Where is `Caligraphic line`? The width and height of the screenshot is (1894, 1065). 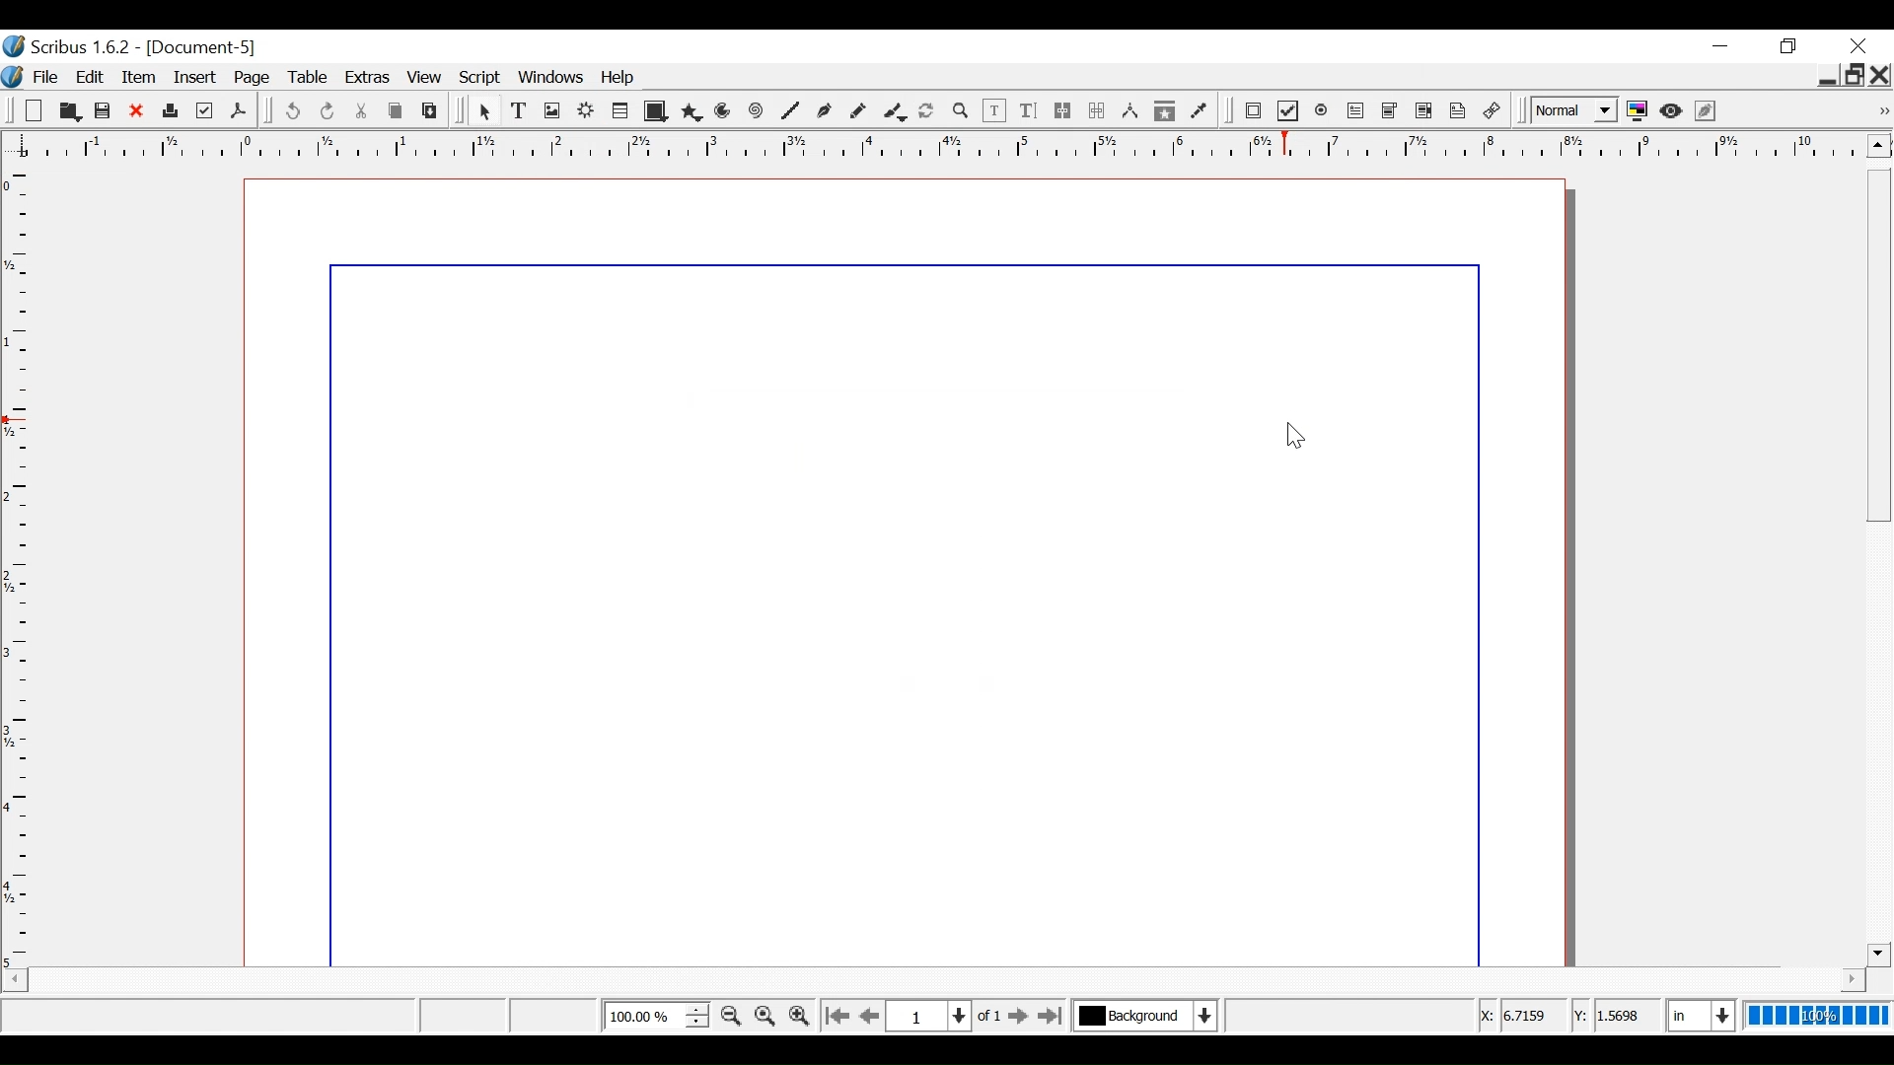 Caligraphic line is located at coordinates (892, 111).